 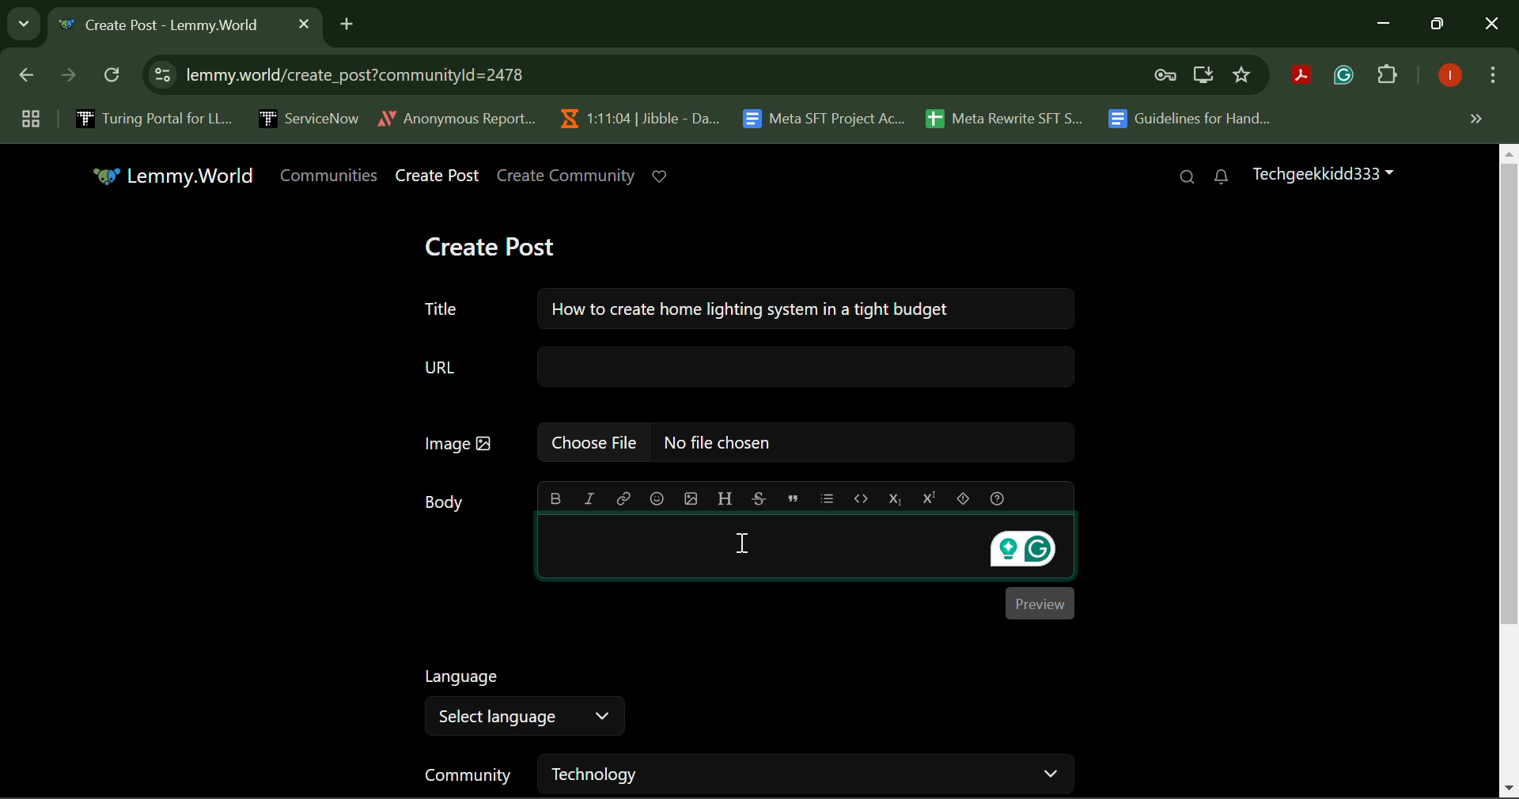 I want to click on code, so click(x=859, y=497).